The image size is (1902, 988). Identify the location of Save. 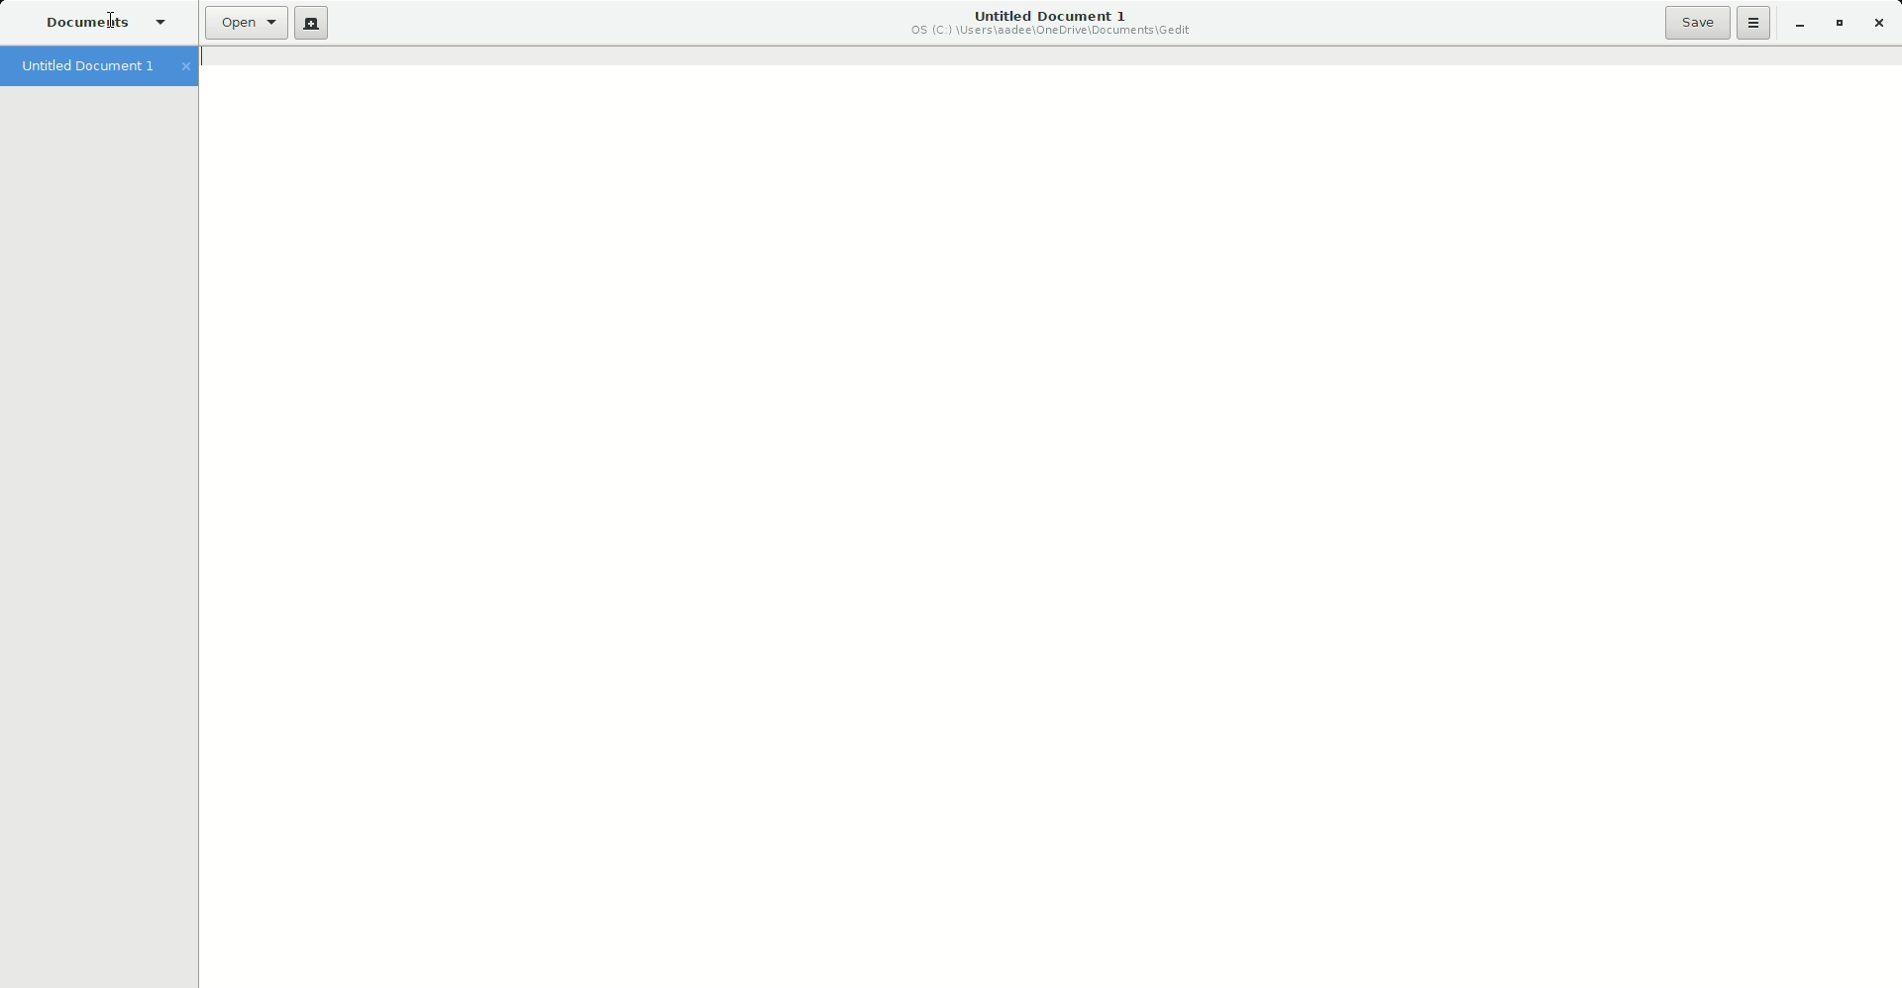
(1696, 24).